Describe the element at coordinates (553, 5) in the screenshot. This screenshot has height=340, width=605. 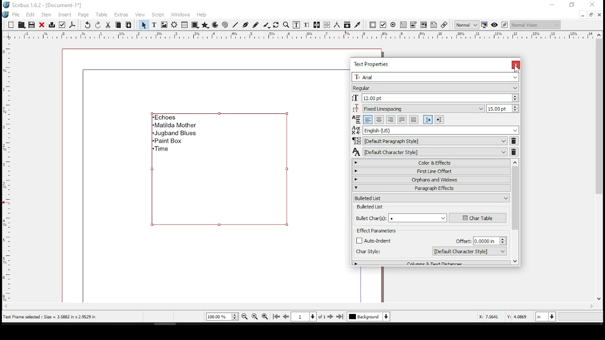
I see `minimize` at that location.